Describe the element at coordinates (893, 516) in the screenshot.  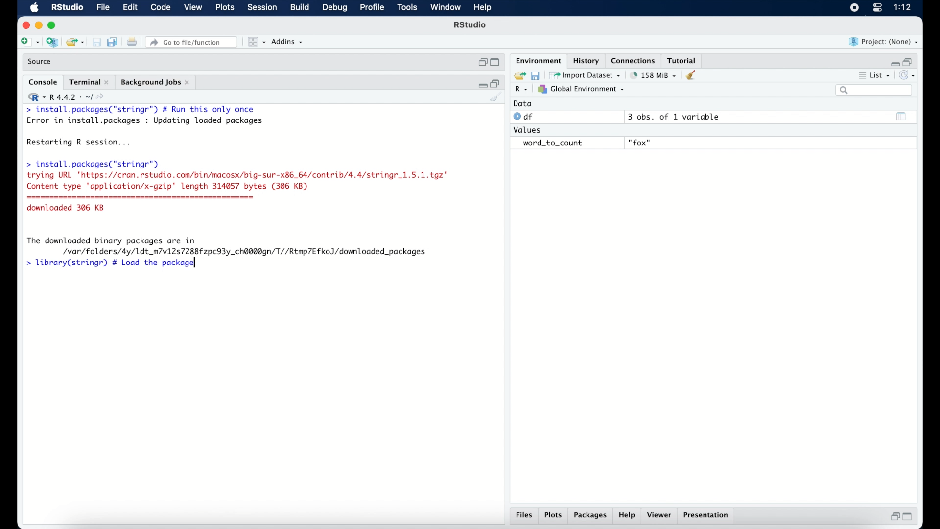
I see `restore down` at that location.